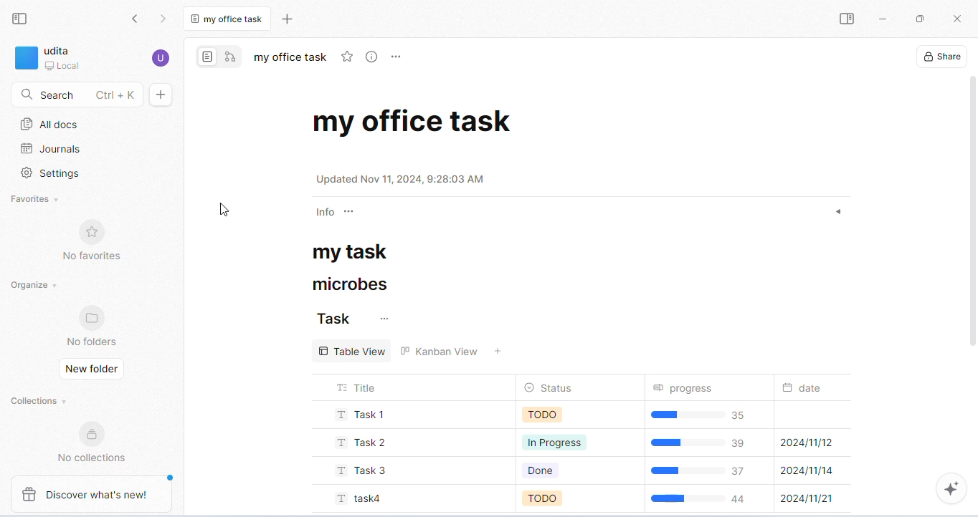 The width and height of the screenshot is (978, 517). I want to click on progress 39, so click(706, 444).